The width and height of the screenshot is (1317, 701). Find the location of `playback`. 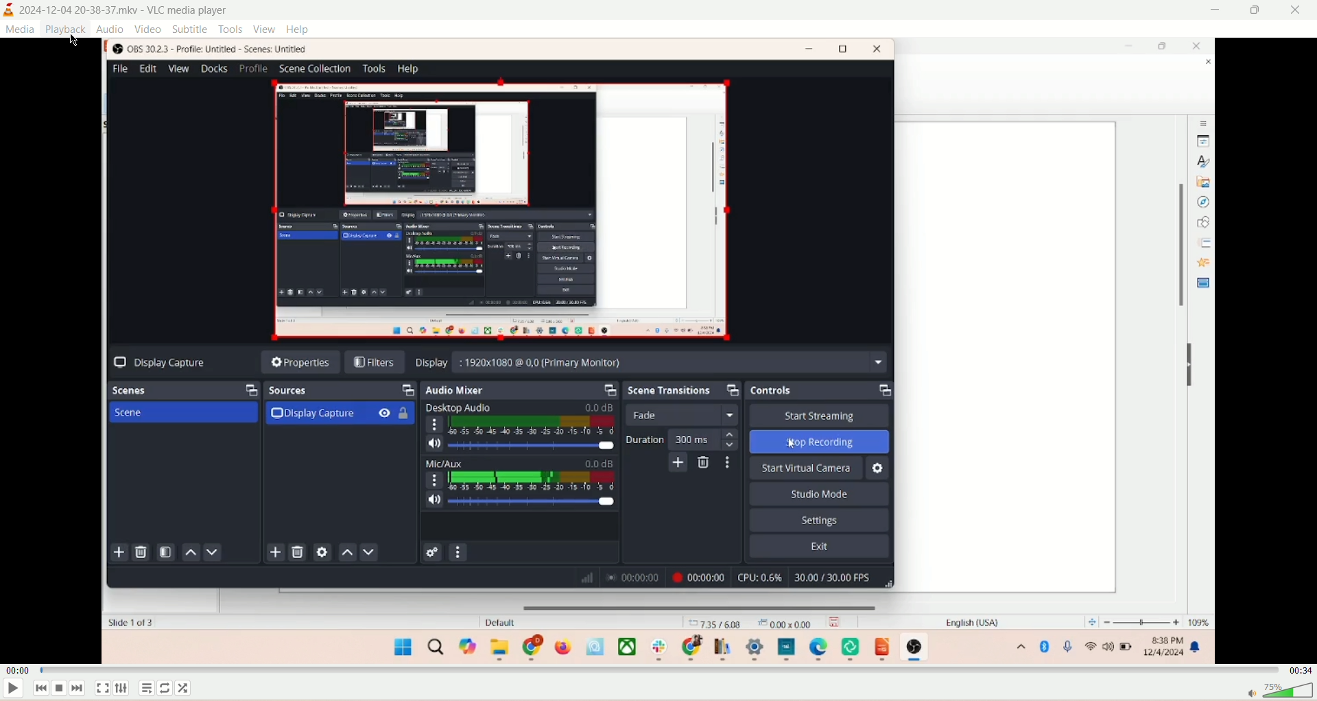

playback is located at coordinates (64, 30).